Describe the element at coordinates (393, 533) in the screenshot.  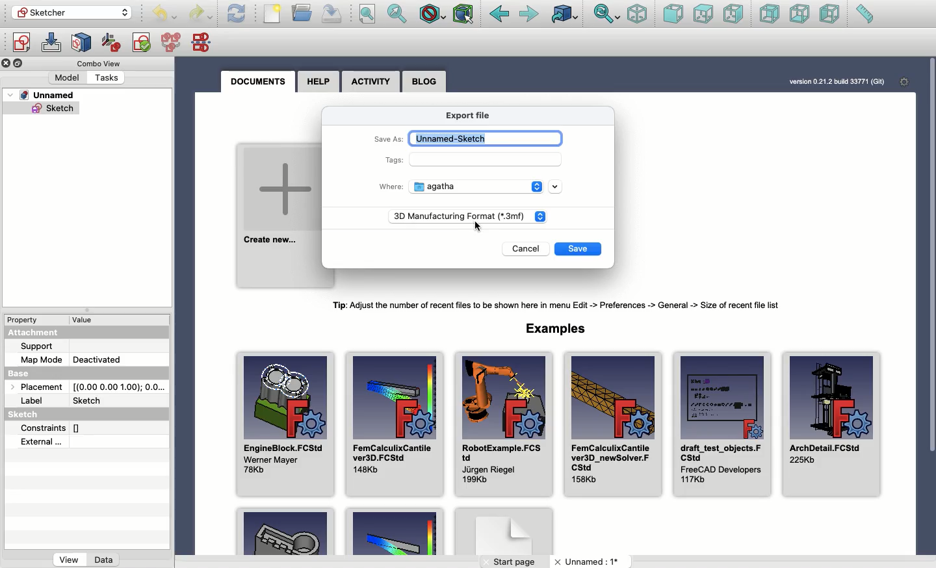
I see `Example 2` at that location.